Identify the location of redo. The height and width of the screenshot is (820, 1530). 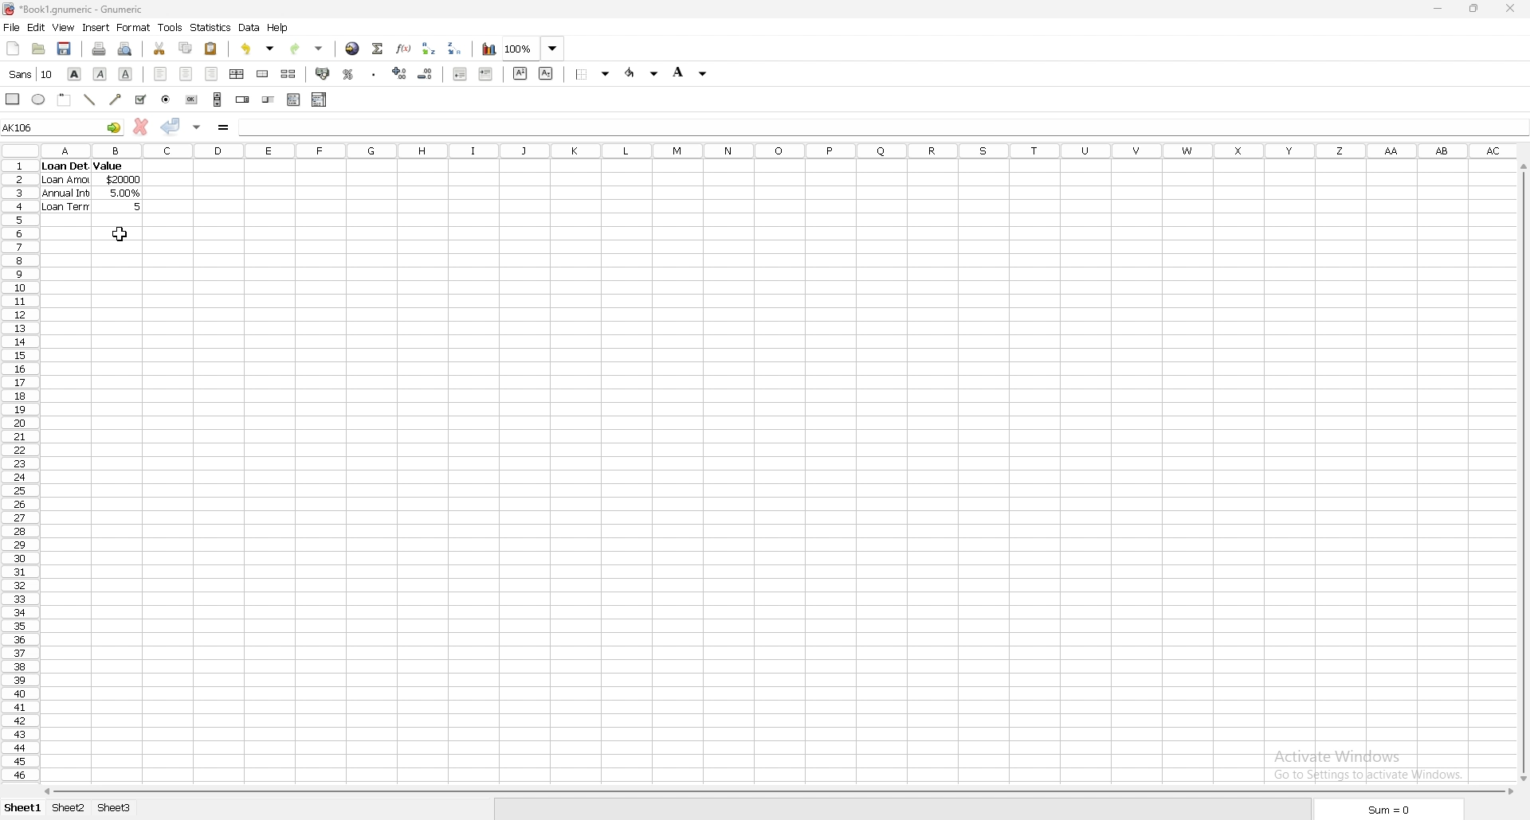
(308, 49).